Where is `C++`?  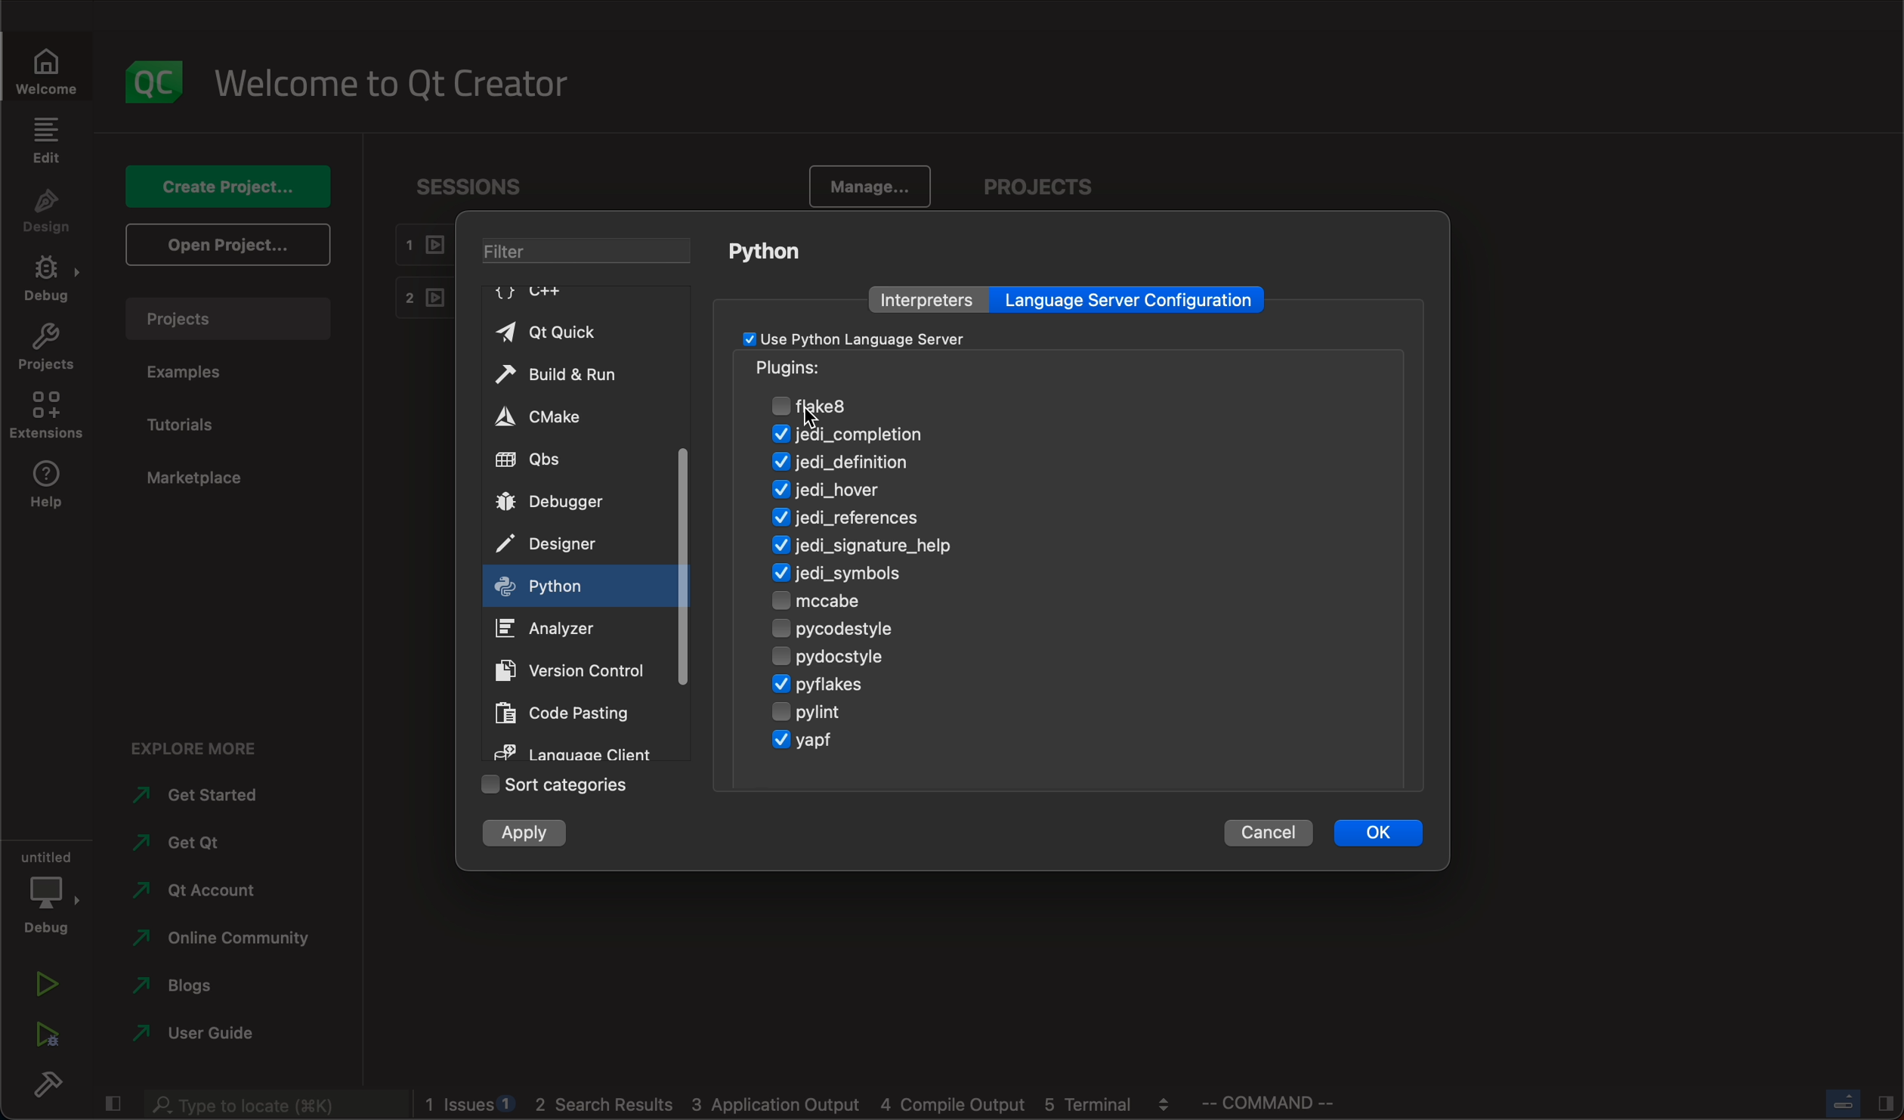 C++ is located at coordinates (530, 293).